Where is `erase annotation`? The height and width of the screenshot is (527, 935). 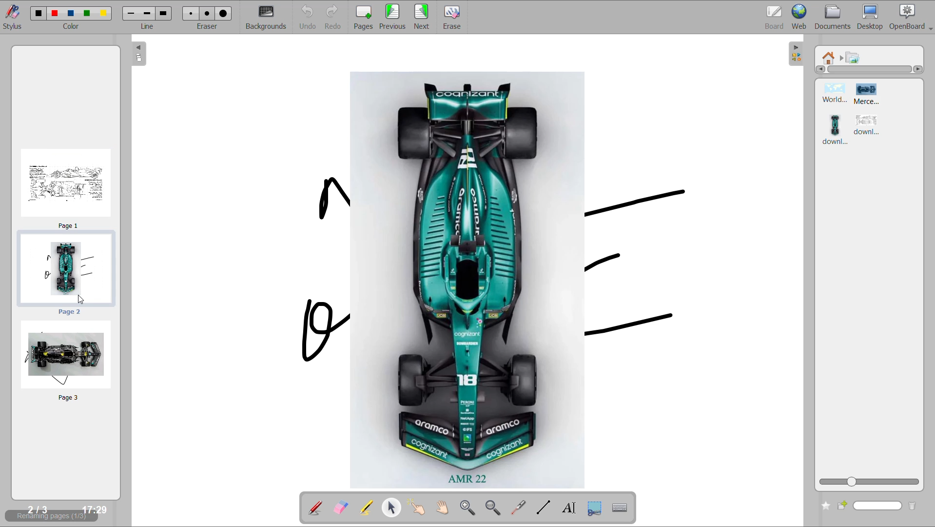 erase annotation is located at coordinates (341, 508).